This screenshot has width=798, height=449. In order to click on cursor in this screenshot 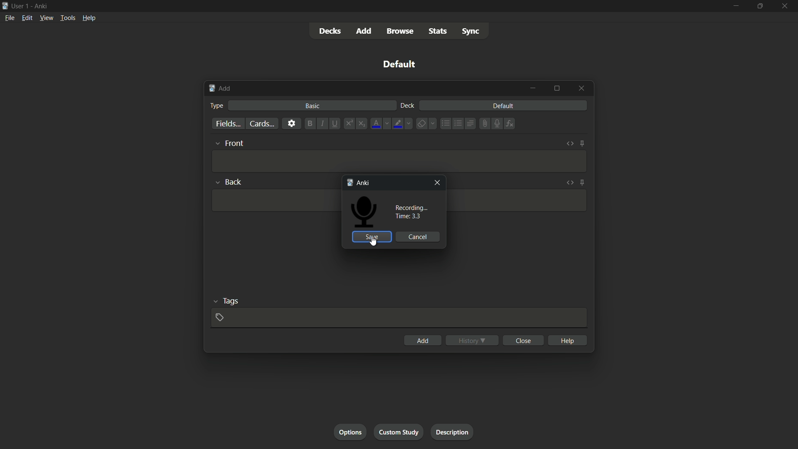, I will do `click(215, 160)`.